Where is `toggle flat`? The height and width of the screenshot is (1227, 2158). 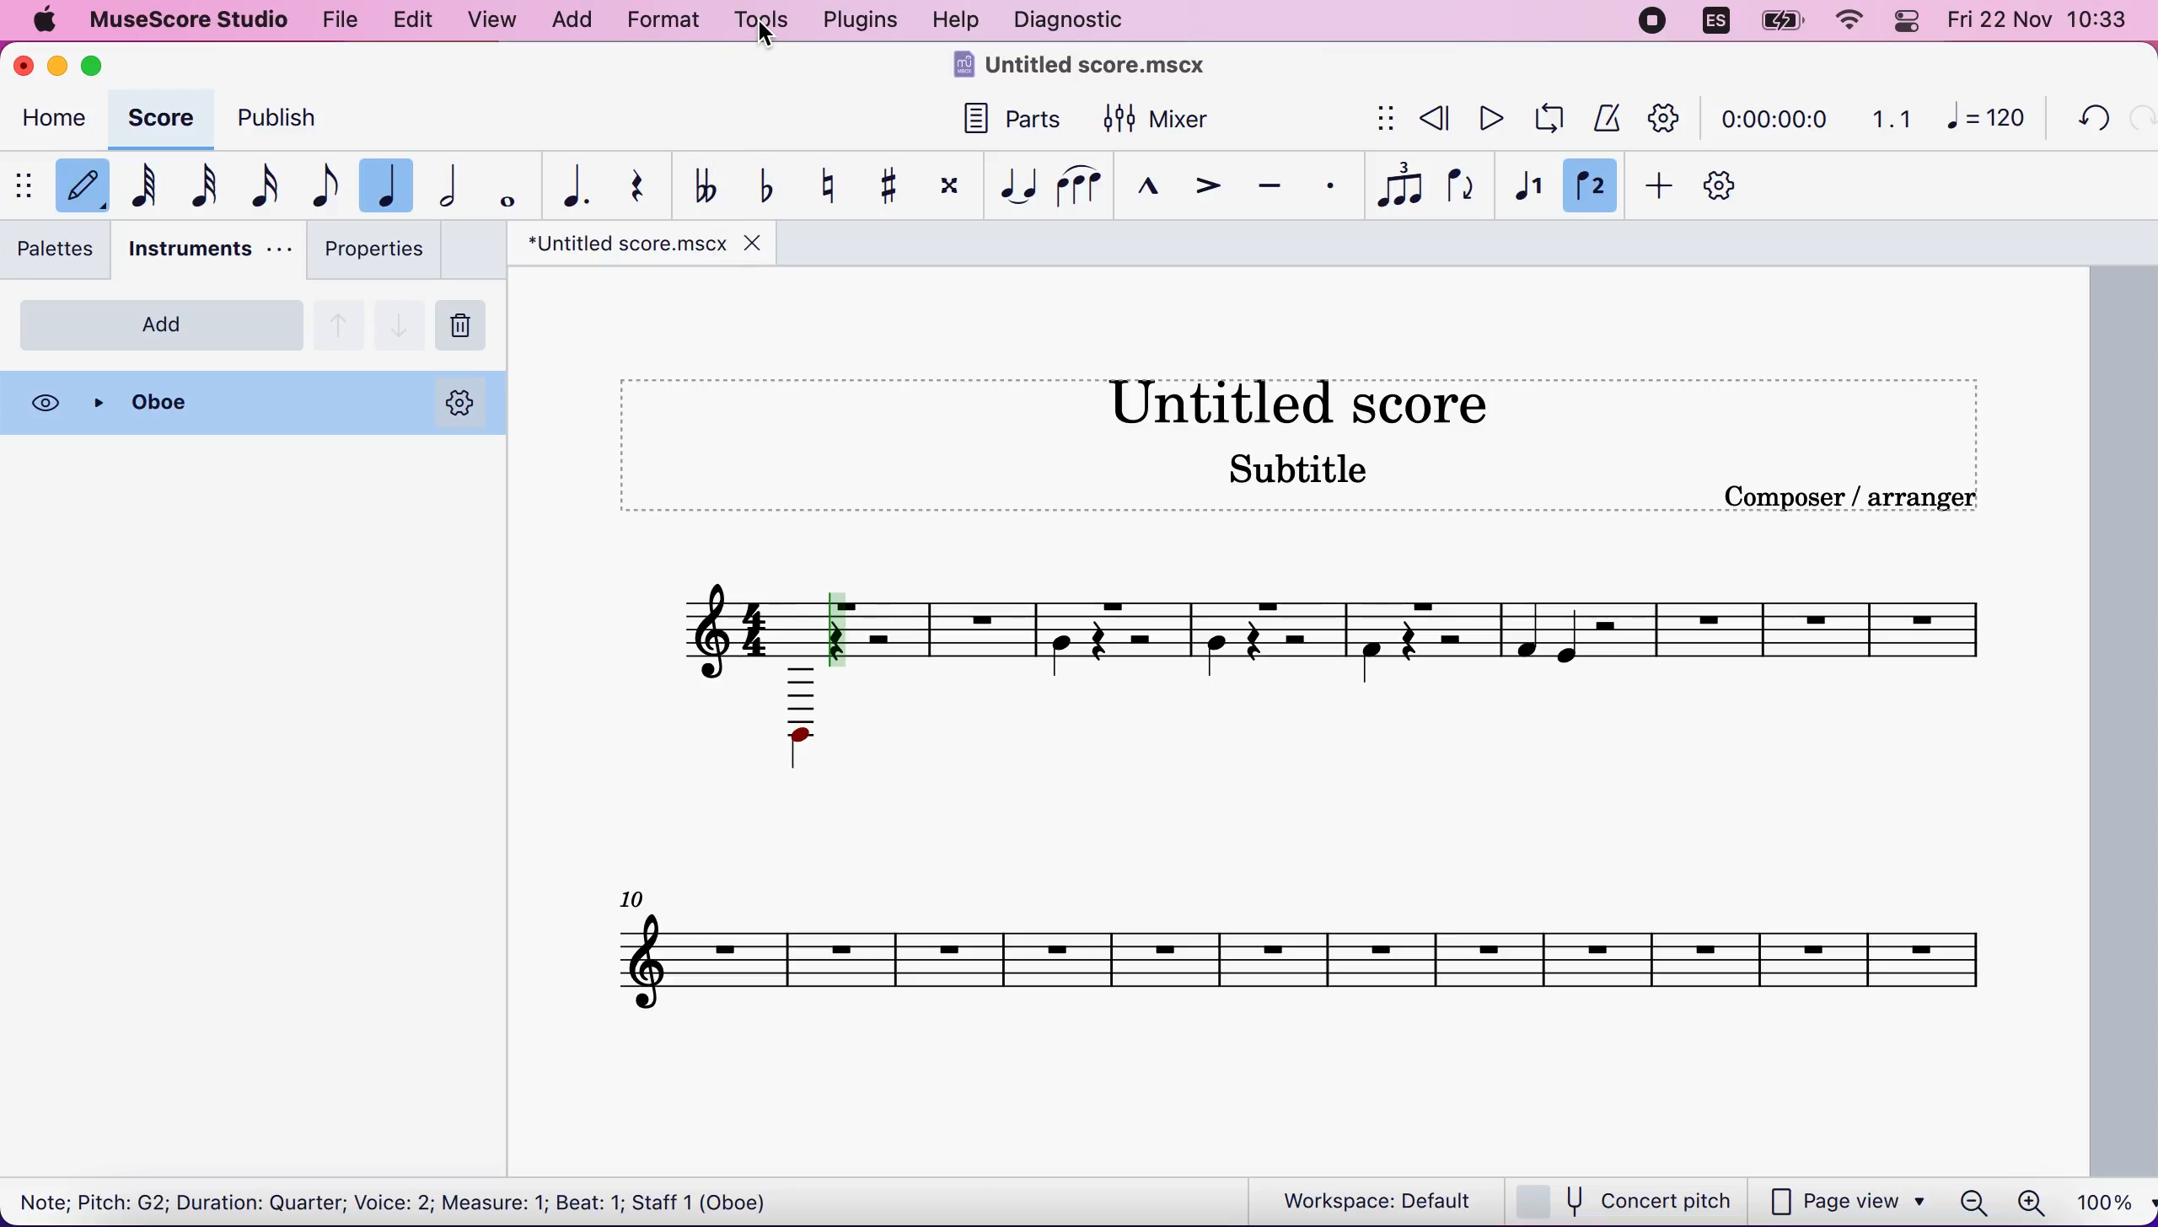
toggle flat is located at coordinates (773, 187).